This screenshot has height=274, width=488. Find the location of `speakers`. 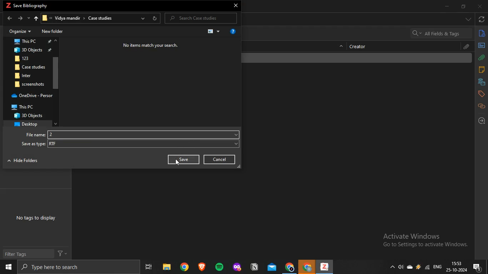

speakers is located at coordinates (402, 267).